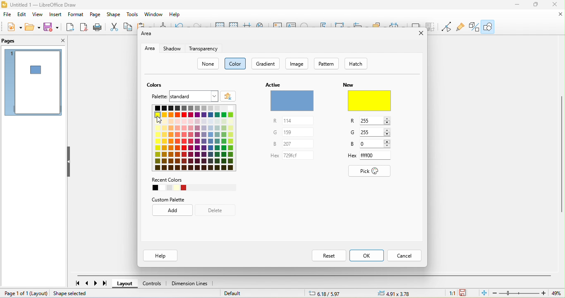  Describe the element at coordinates (292, 97) in the screenshot. I see `active` at that location.